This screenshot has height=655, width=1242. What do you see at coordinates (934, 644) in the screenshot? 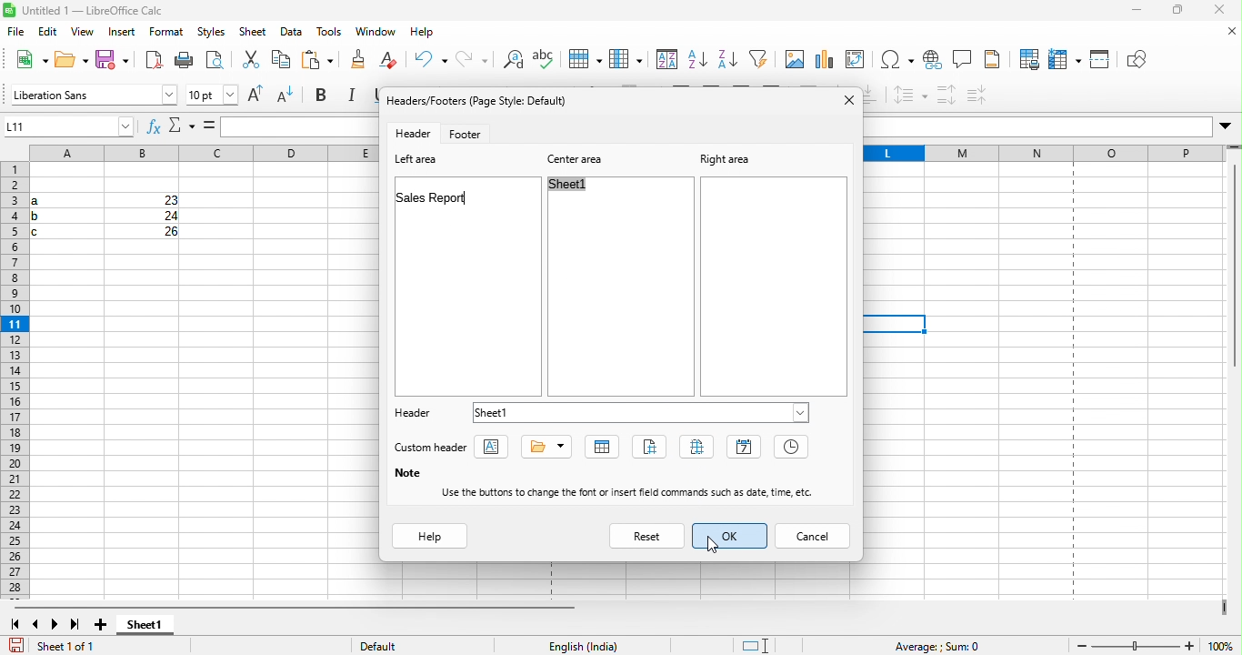
I see `average sum=0` at bounding box center [934, 644].